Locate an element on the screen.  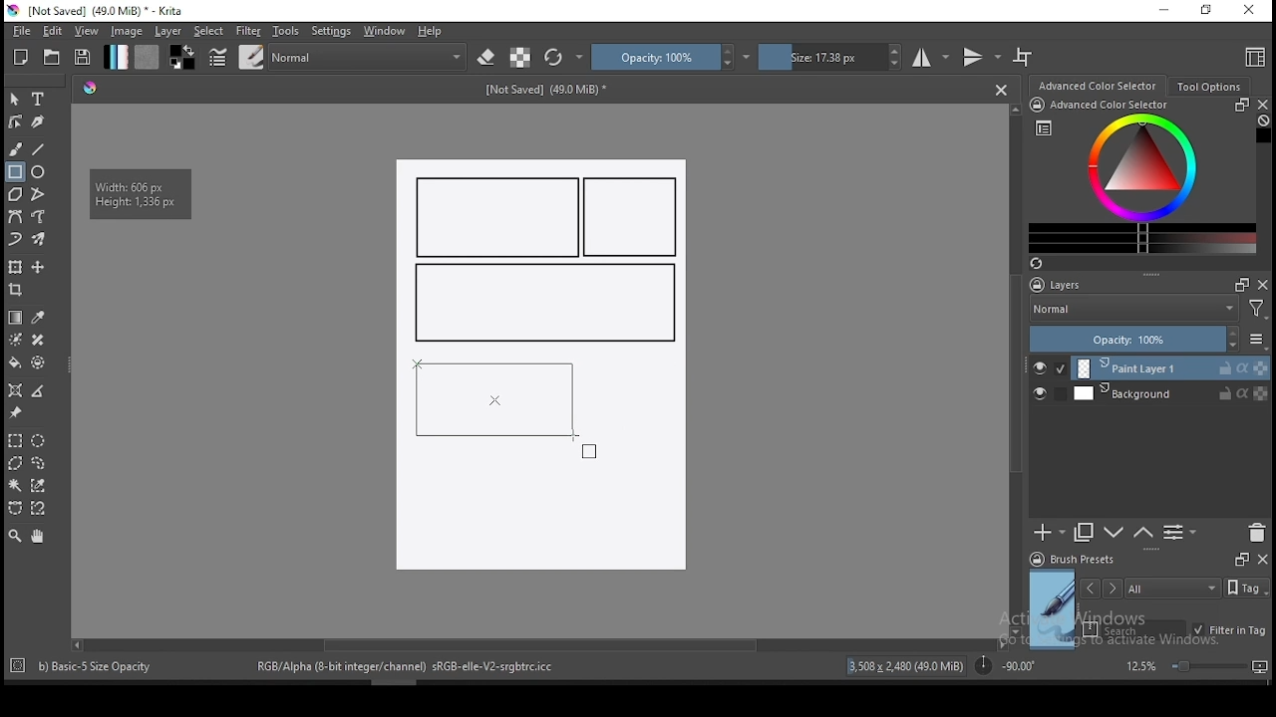
close docker is located at coordinates (1263, 284).